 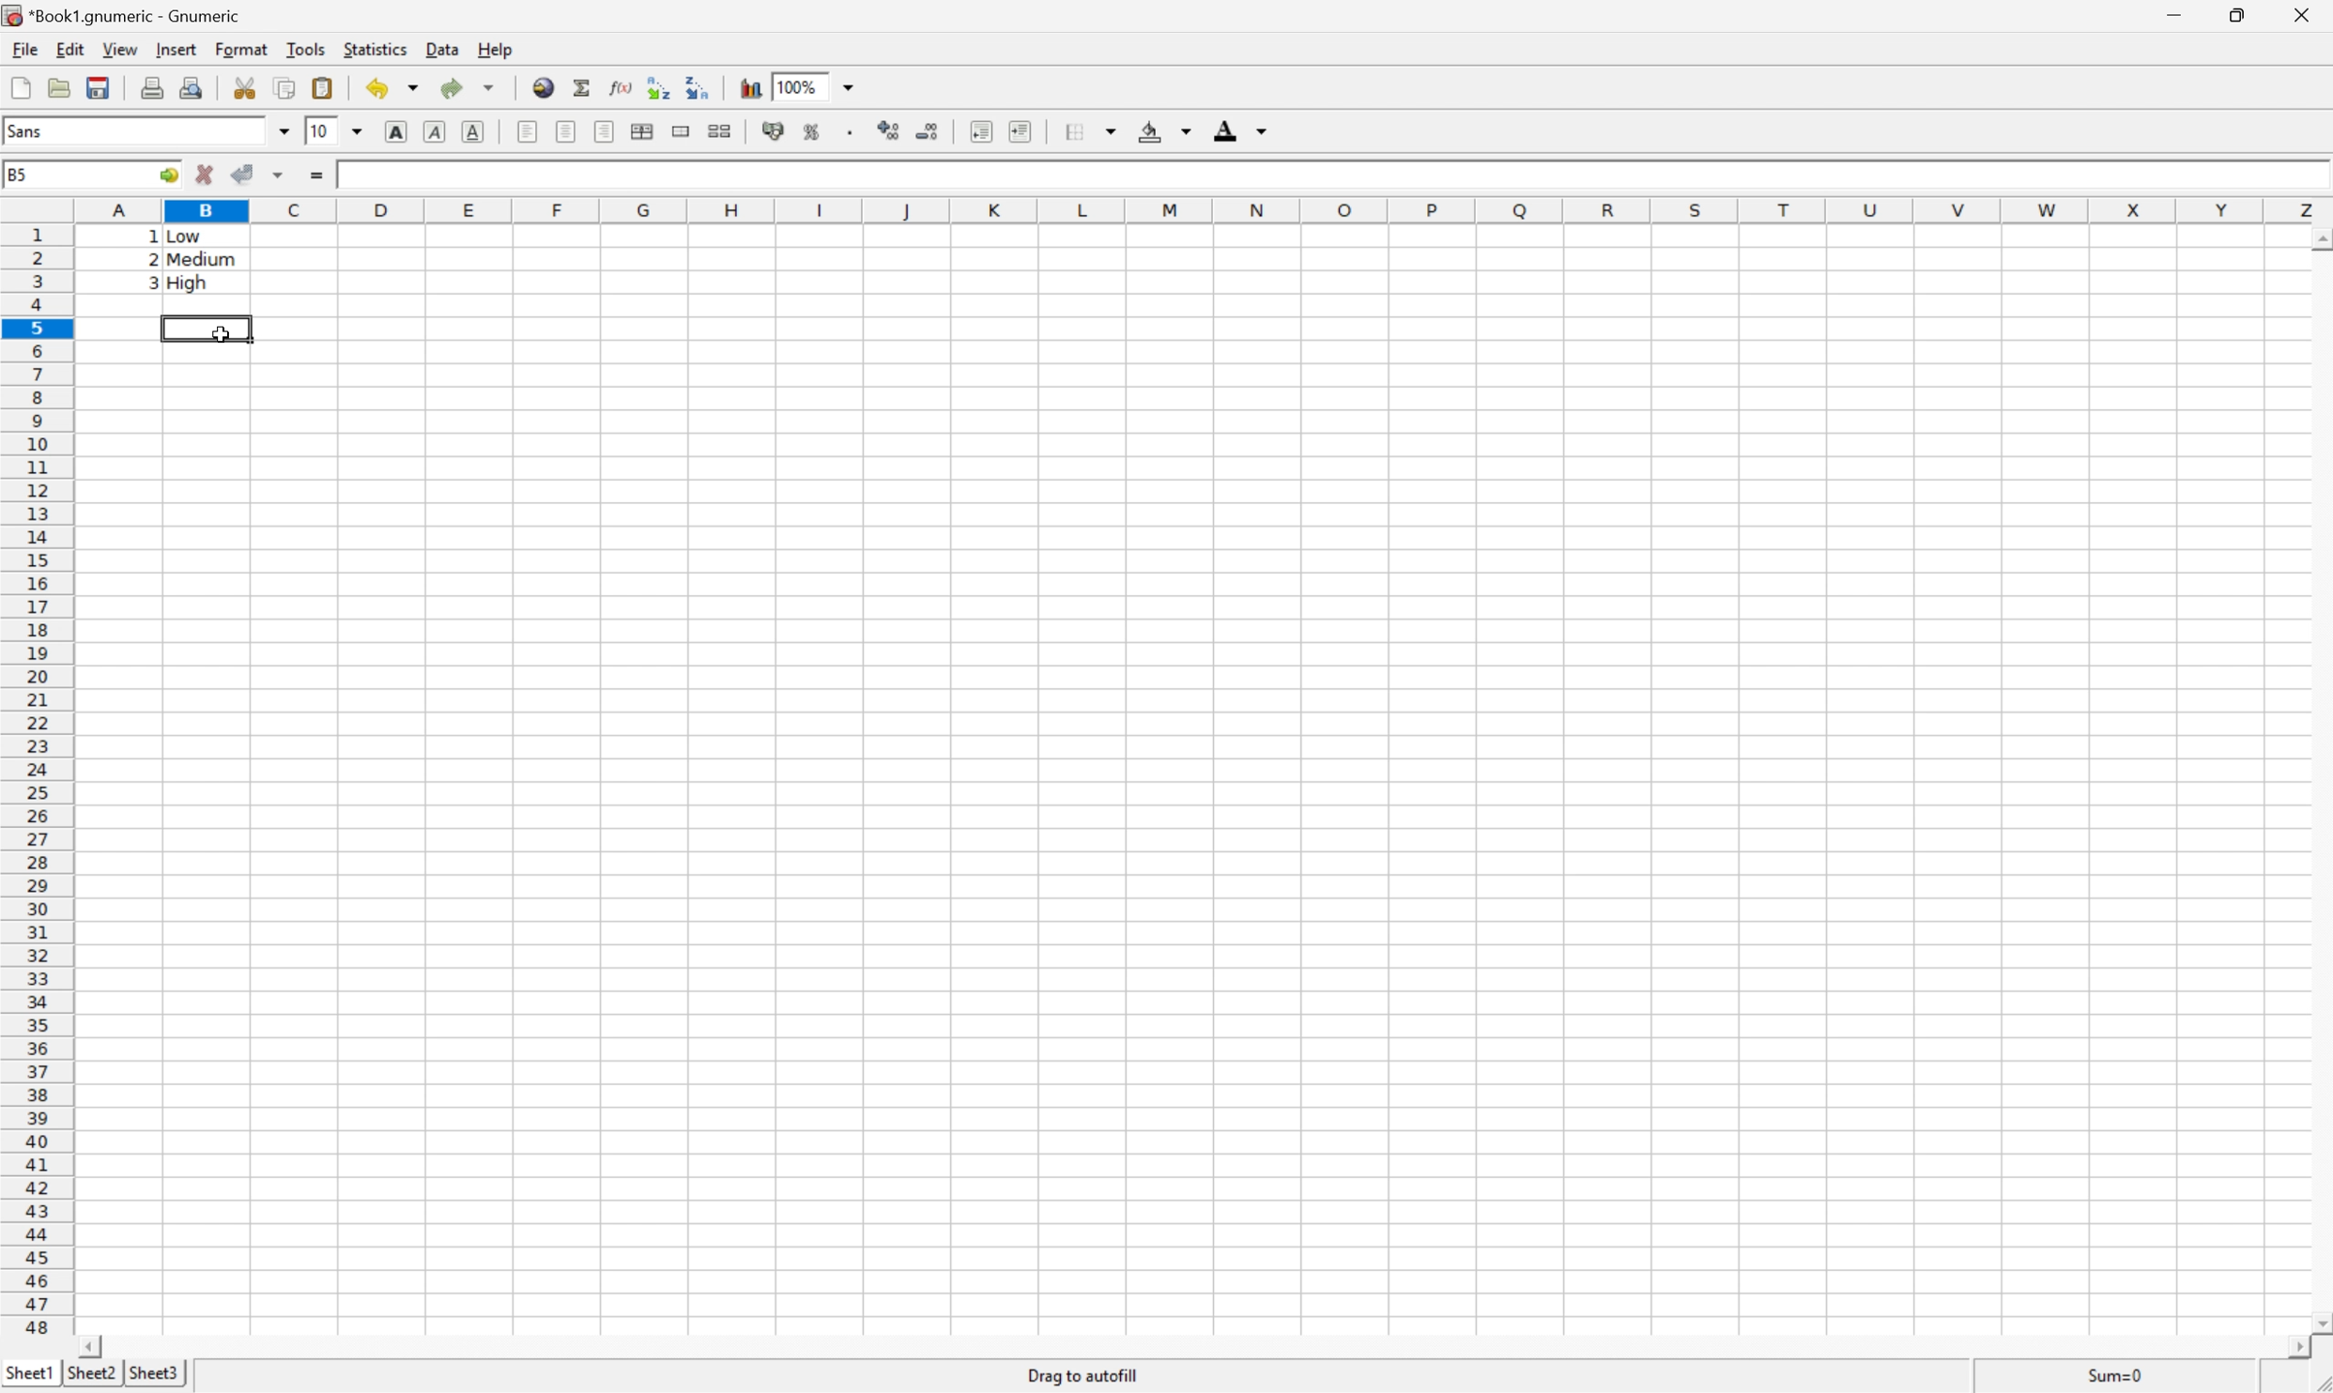 I want to click on Drag To autofill, so click(x=1081, y=1375).